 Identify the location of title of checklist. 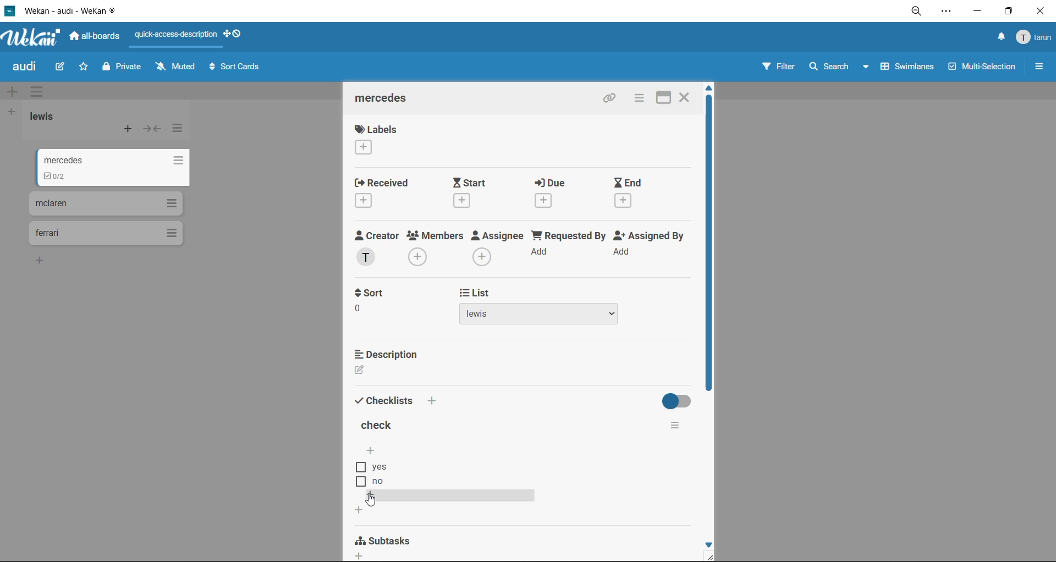
(382, 425).